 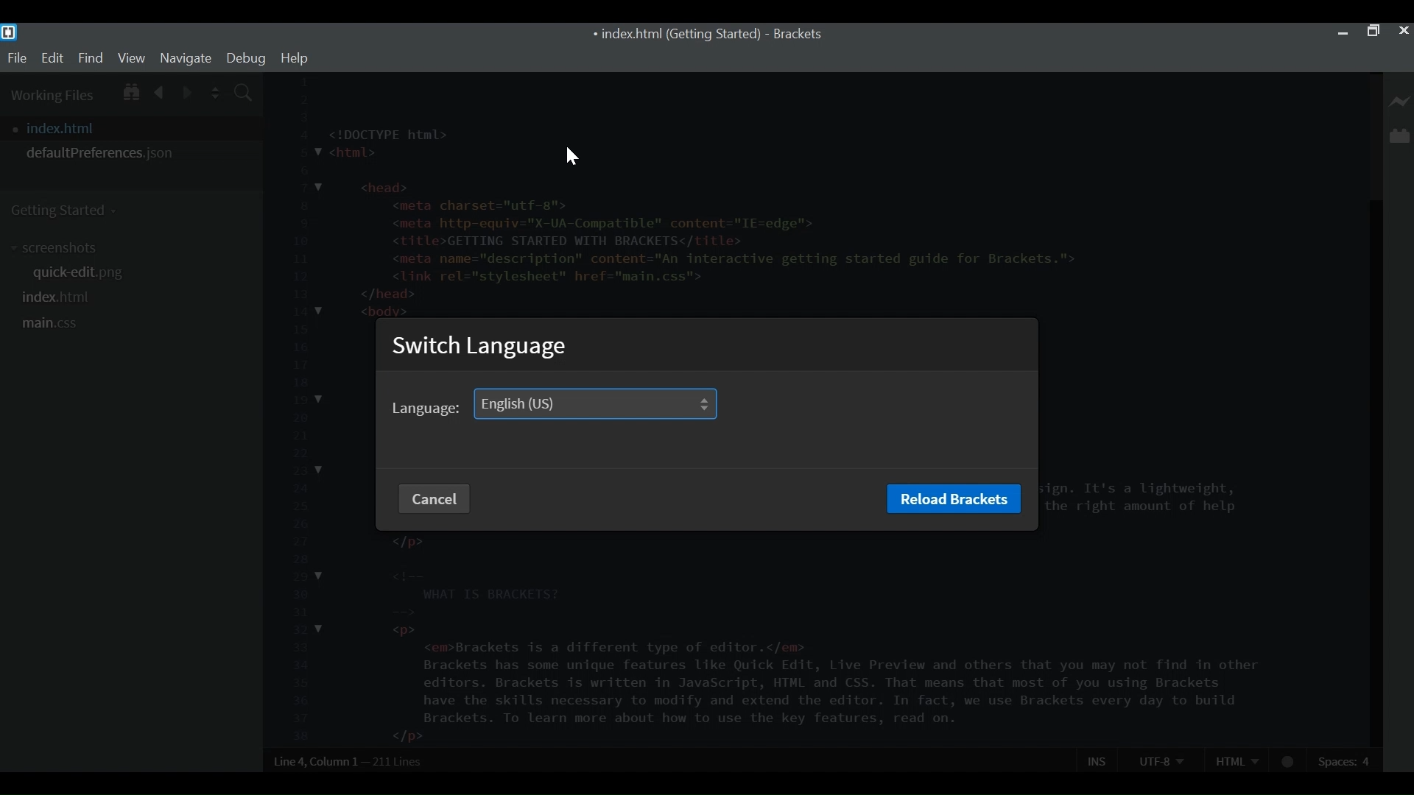 I want to click on Restore, so click(x=1372, y=32).